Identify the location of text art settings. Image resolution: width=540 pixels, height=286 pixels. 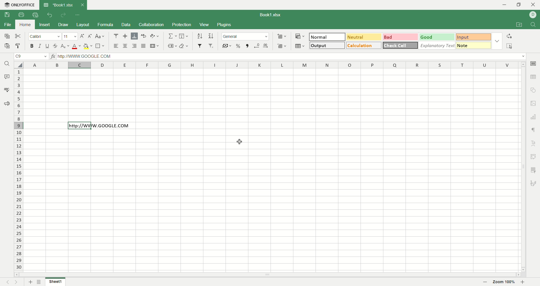
(533, 142).